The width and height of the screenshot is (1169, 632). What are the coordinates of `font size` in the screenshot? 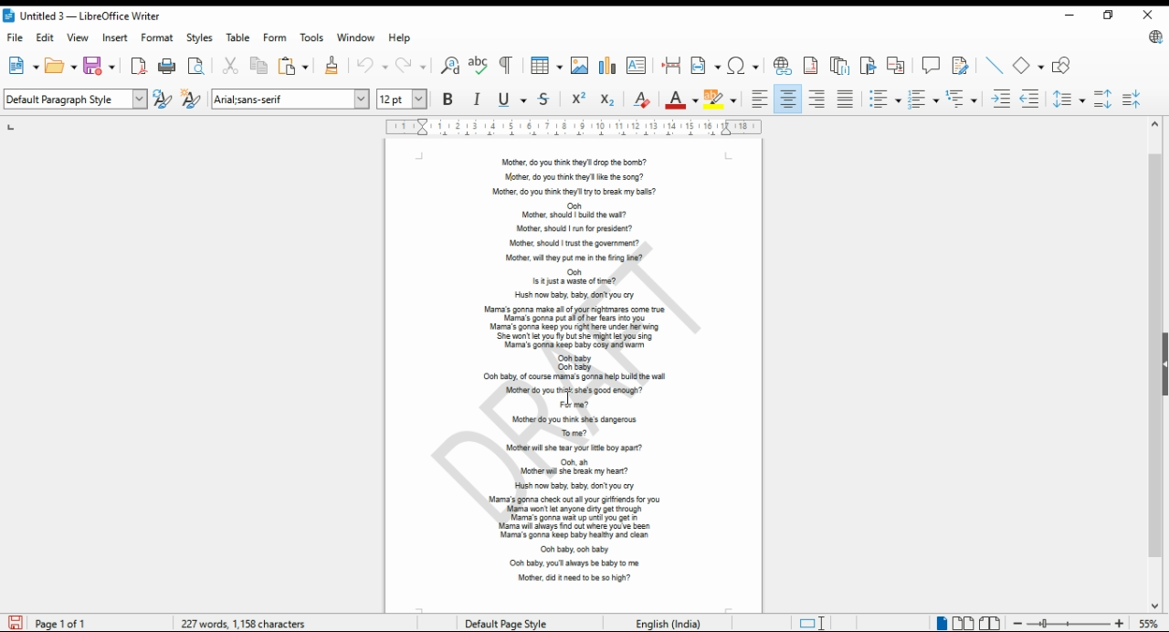 It's located at (404, 99).